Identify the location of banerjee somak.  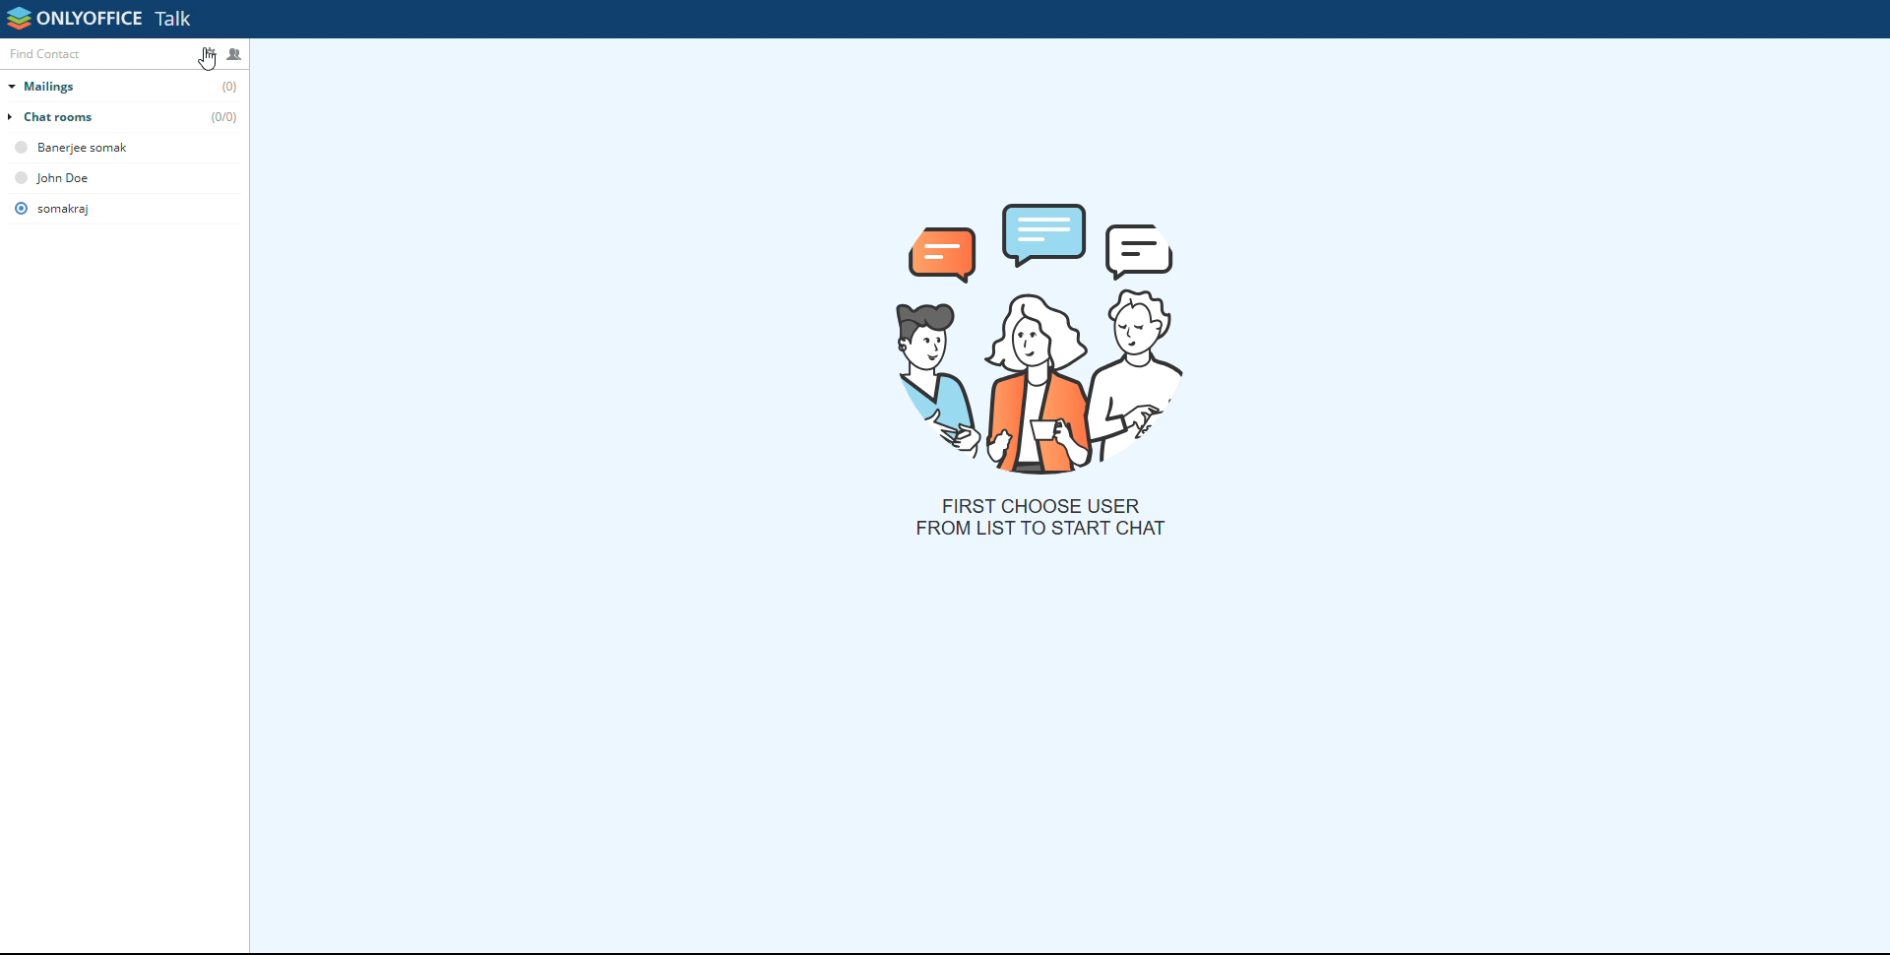
(120, 146).